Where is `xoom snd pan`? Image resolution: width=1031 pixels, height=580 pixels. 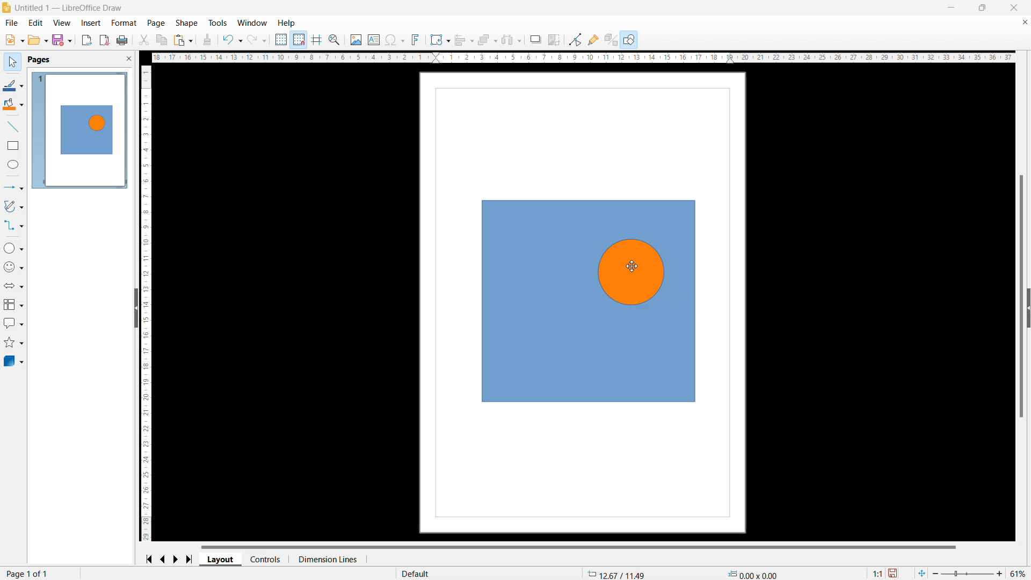
xoom snd pan is located at coordinates (333, 40).